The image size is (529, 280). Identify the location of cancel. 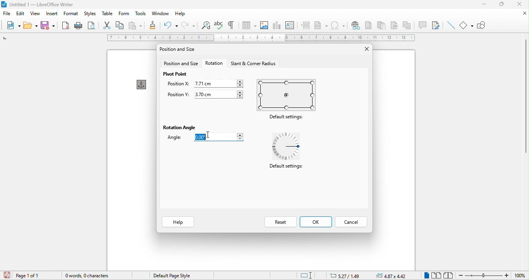
(350, 222).